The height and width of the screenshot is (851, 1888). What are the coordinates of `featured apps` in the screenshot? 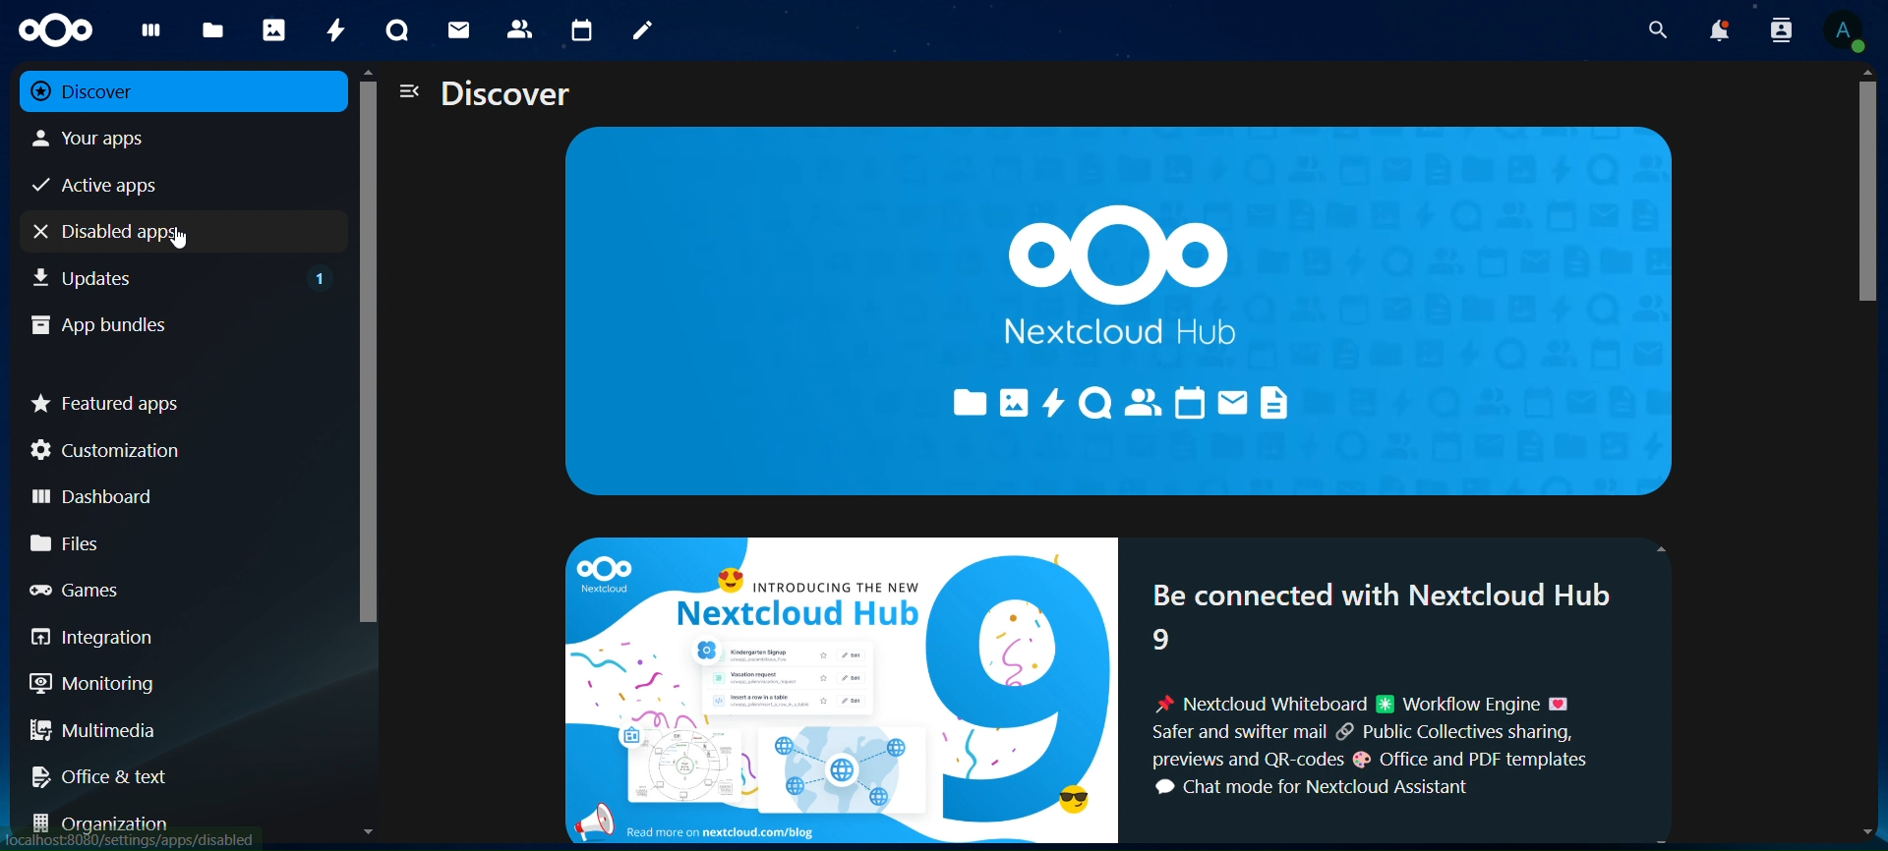 It's located at (175, 400).